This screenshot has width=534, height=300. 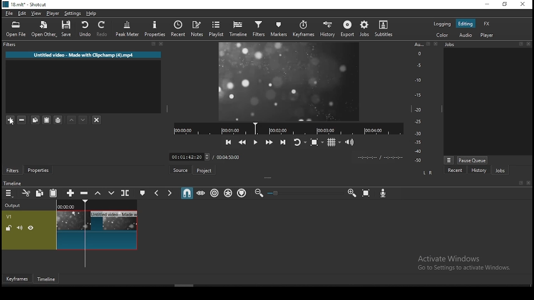 I want to click on playlist, so click(x=217, y=28).